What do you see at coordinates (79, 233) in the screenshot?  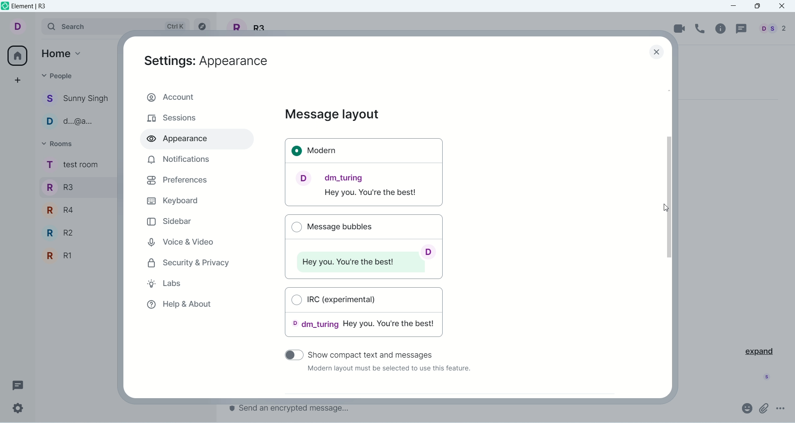 I see `R2` at bounding box center [79, 233].